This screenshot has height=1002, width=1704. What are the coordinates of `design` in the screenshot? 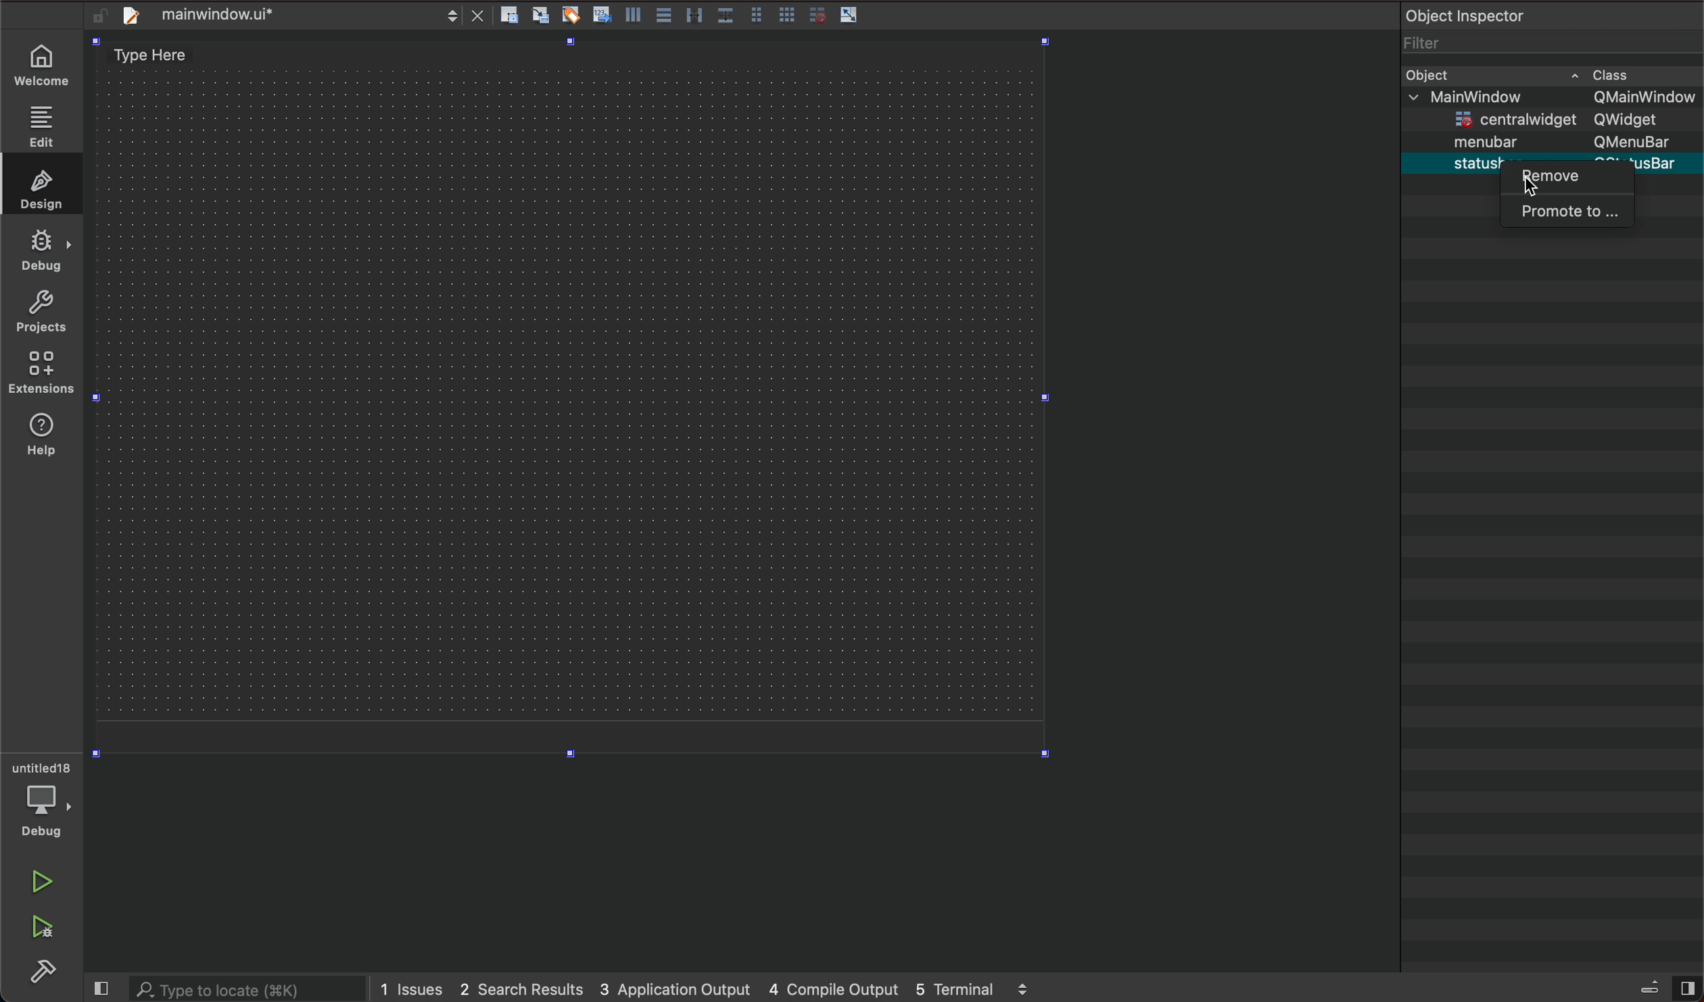 It's located at (40, 193).